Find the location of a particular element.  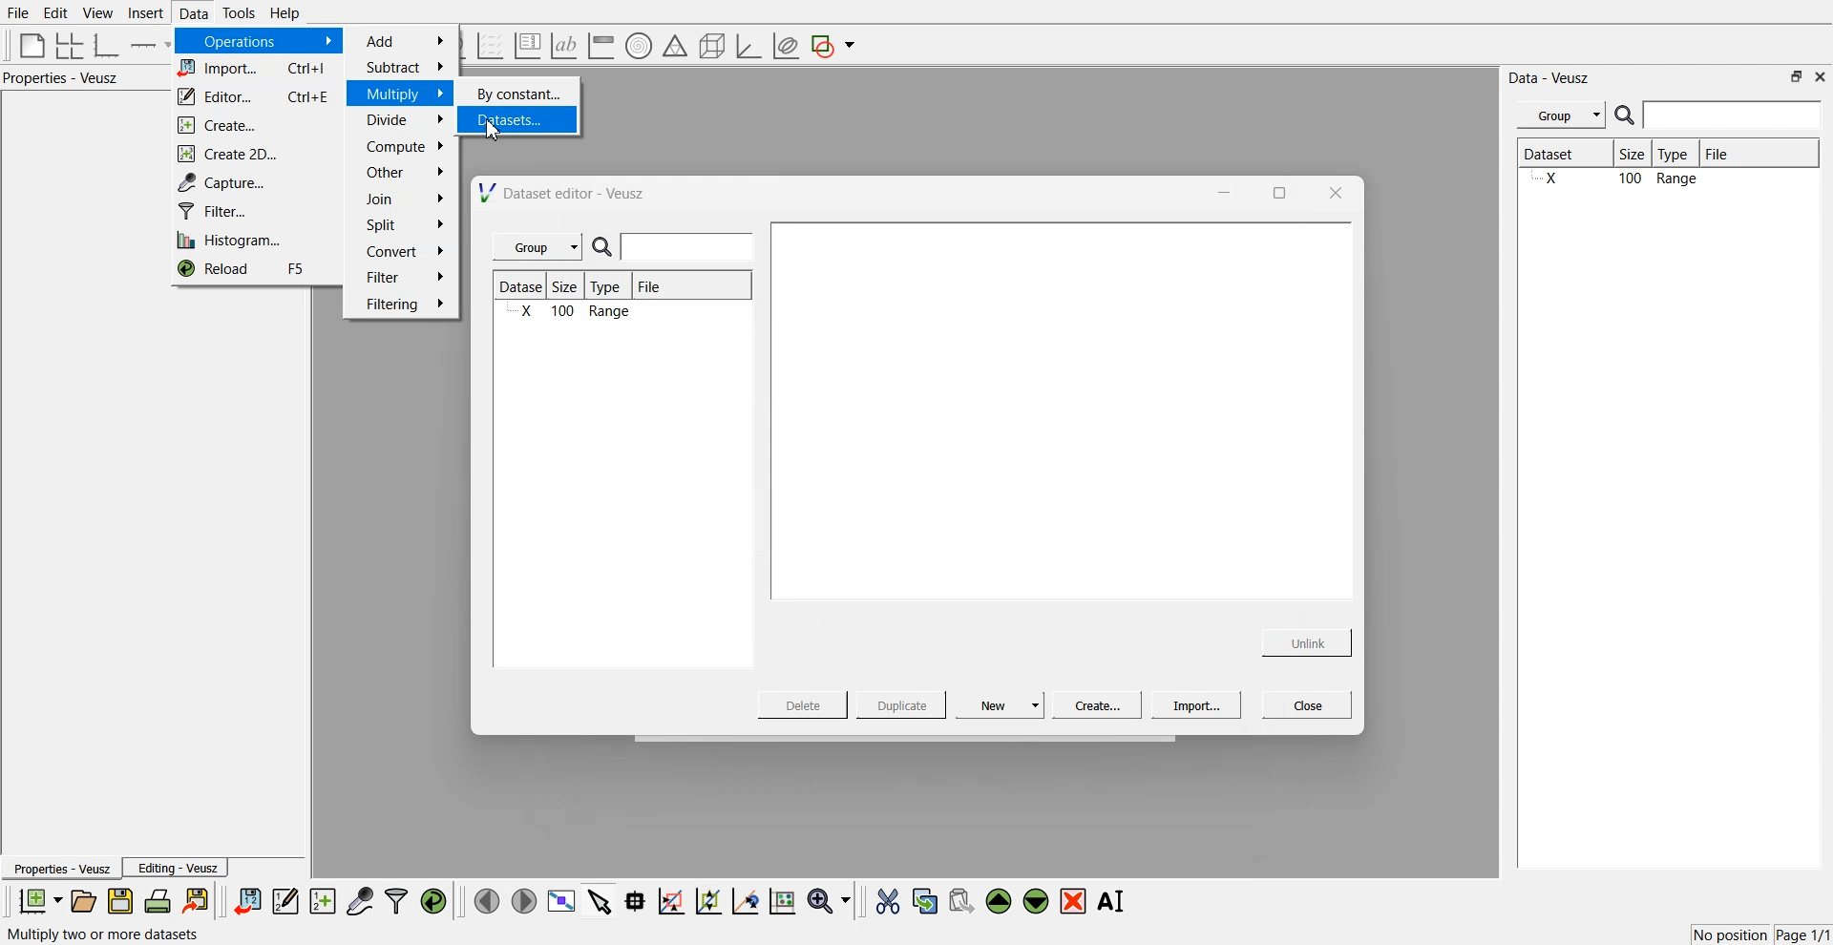

Type is located at coordinates (1678, 155).